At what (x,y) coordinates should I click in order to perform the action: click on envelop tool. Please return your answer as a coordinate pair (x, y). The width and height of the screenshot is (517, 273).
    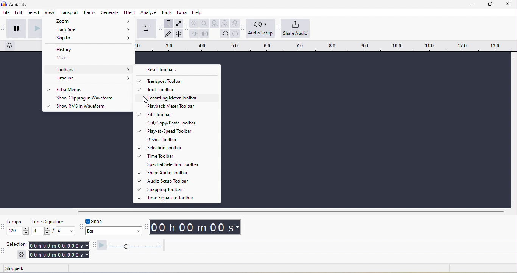
    Looking at the image, I should click on (179, 23).